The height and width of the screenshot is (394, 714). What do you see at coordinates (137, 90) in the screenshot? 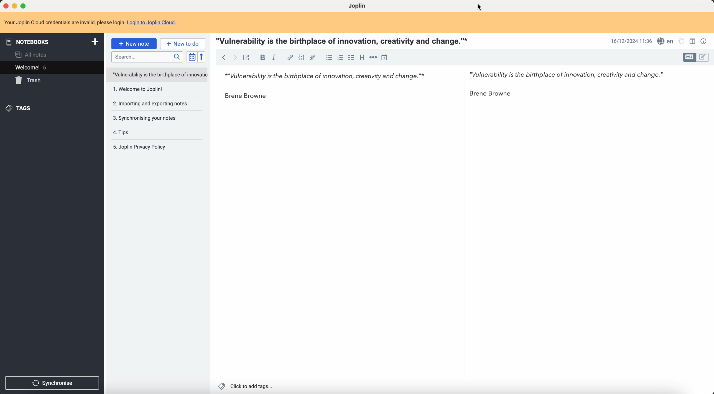
I see `welcome to joplin` at bounding box center [137, 90].